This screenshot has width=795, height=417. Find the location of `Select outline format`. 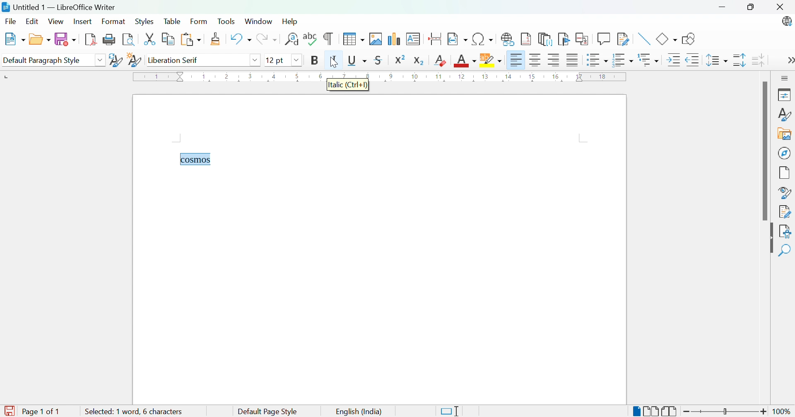

Select outline format is located at coordinates (649, 61).